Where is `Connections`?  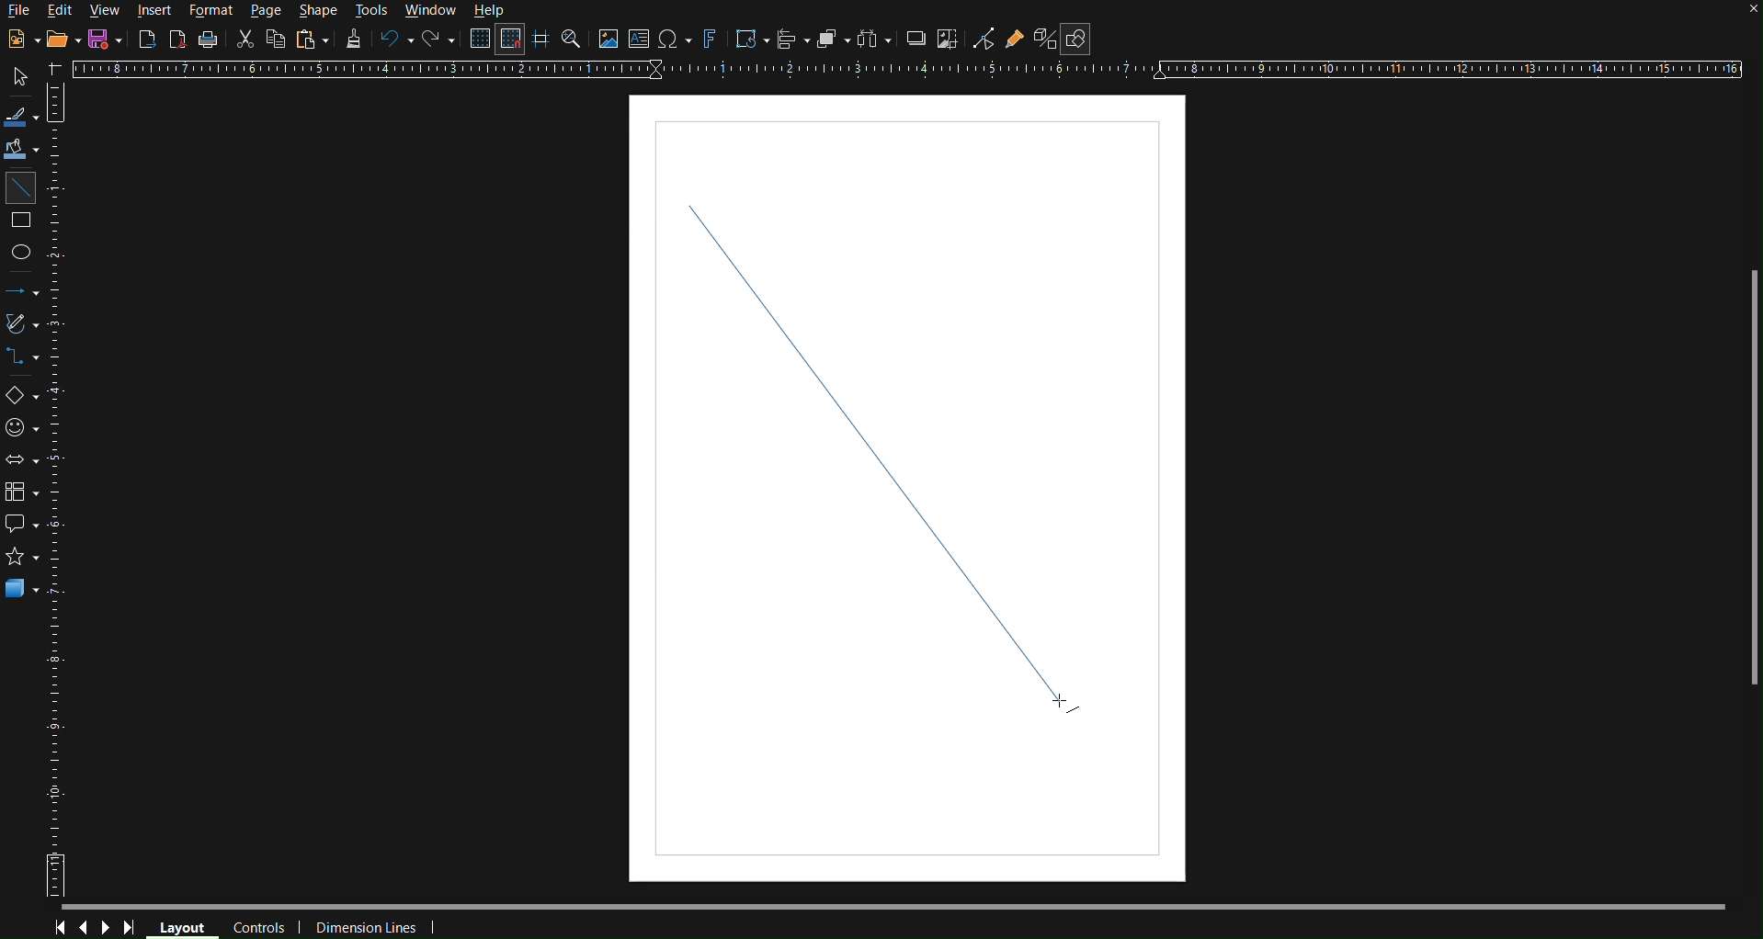 Connections is located at coordinates (23, 356).